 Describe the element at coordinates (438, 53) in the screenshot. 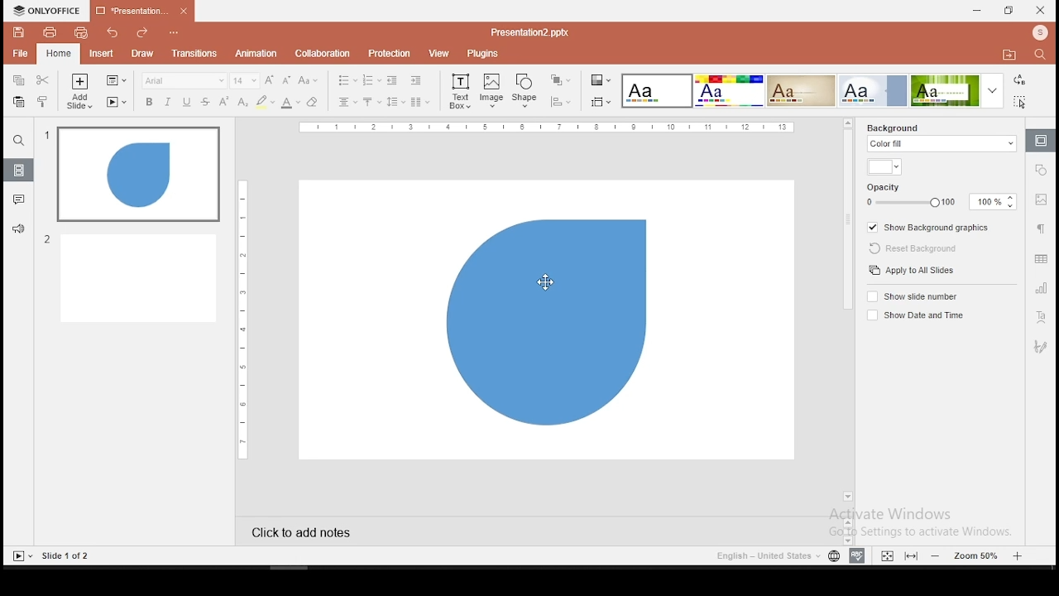

I see `view` at that location.